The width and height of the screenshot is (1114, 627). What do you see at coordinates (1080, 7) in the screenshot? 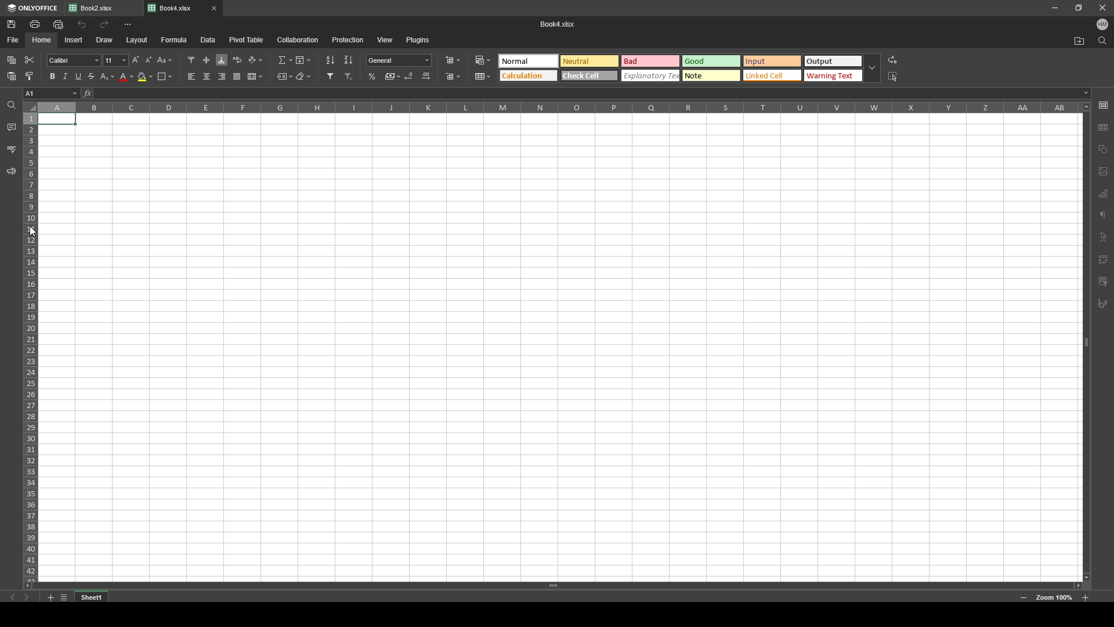
I see `resize` at bounding box center [1080, 7].